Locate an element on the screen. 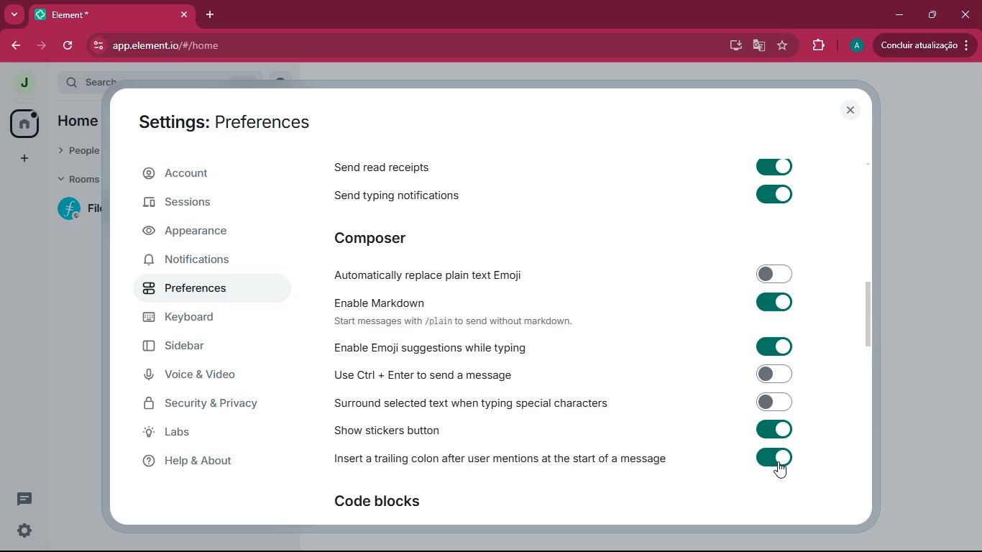 This screenshot has height=552, width=982. Enable Emoji suggestions while typing is located at coordinates (567, 346).